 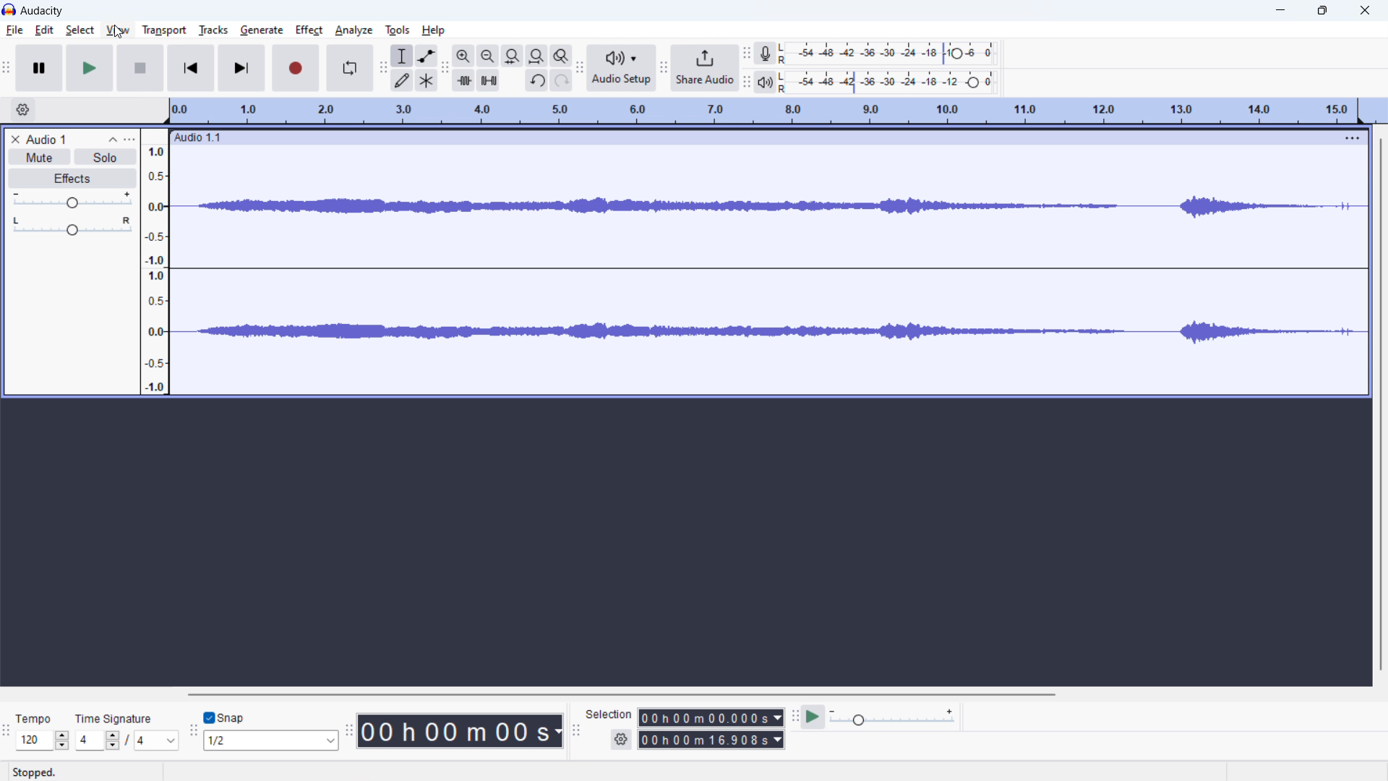 I want to click on share audio toolbar, so click(x=663, y=68).